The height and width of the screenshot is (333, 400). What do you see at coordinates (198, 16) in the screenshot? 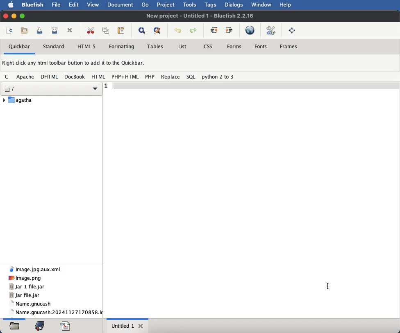
I see `New project - Untitled 1 - Bluefish 2.2.16` at bounding box center [198, 16].